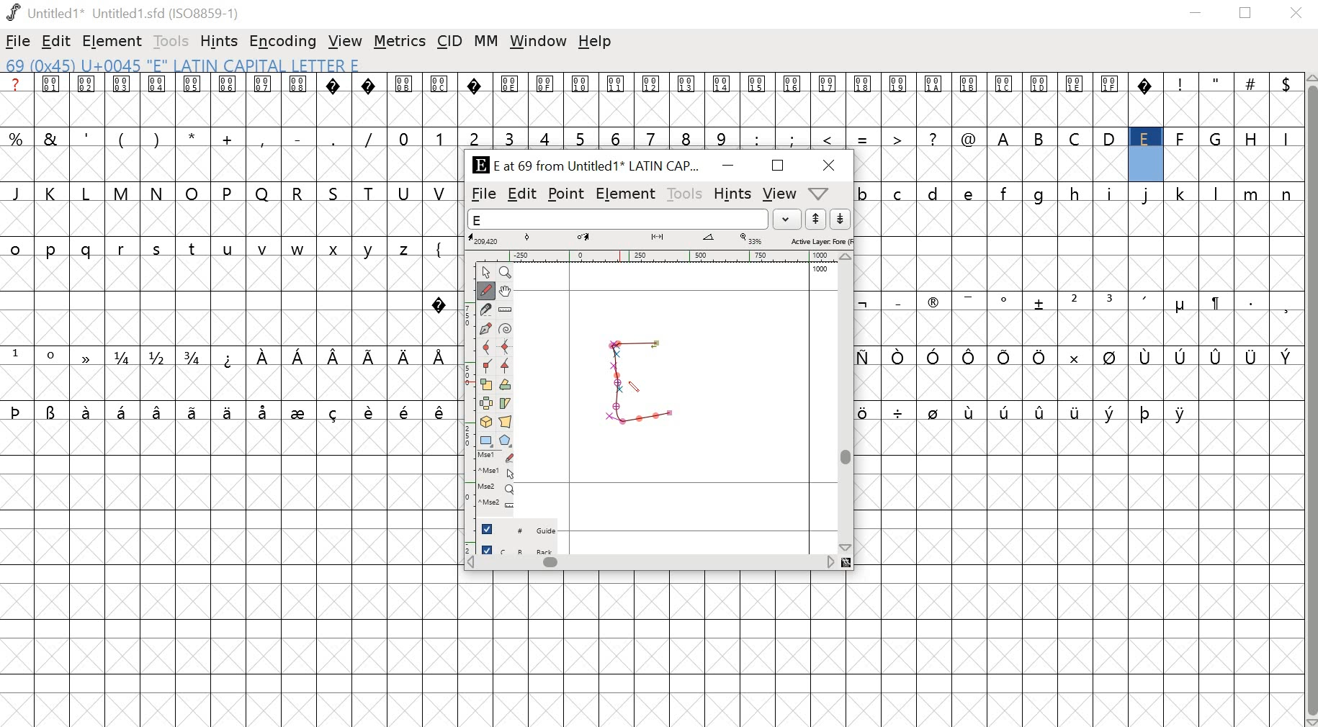 This screenshot has width=1318, height=727. I want to click on Mouse wheel button + Ctrl, so click(496, 504).